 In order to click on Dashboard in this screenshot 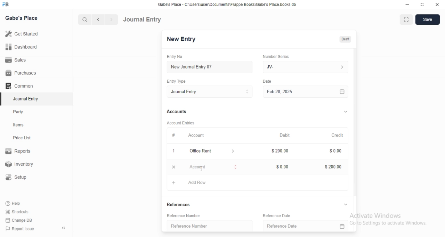, I will do `click(21, 47)`.